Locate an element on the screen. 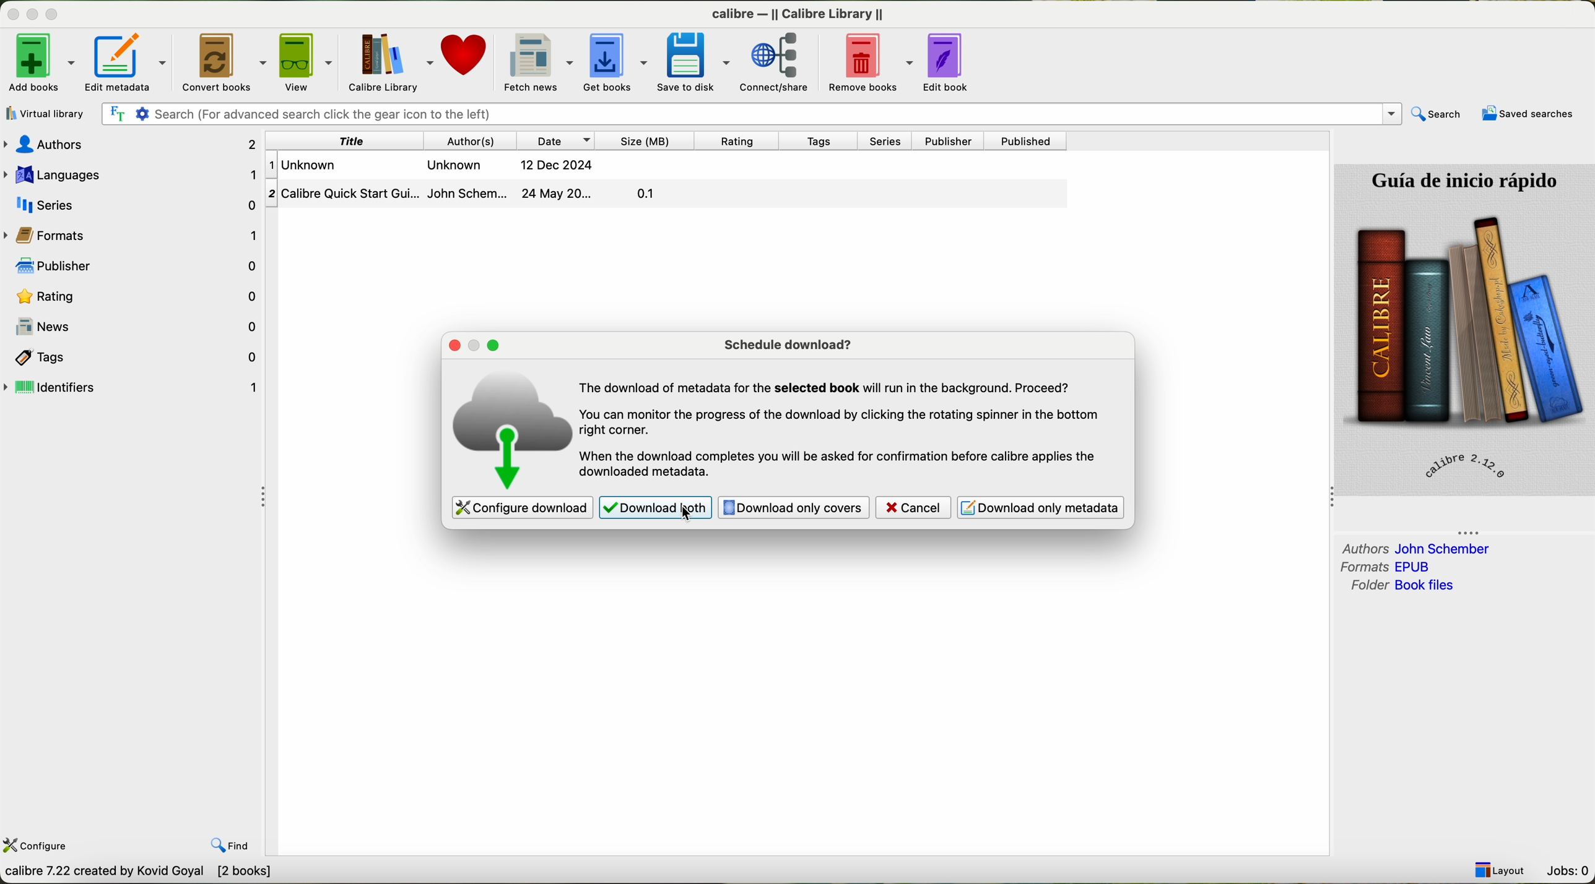 Image resolution: width=1595 pixels, height=884 pixels. date is located at coordinates (556, 140).